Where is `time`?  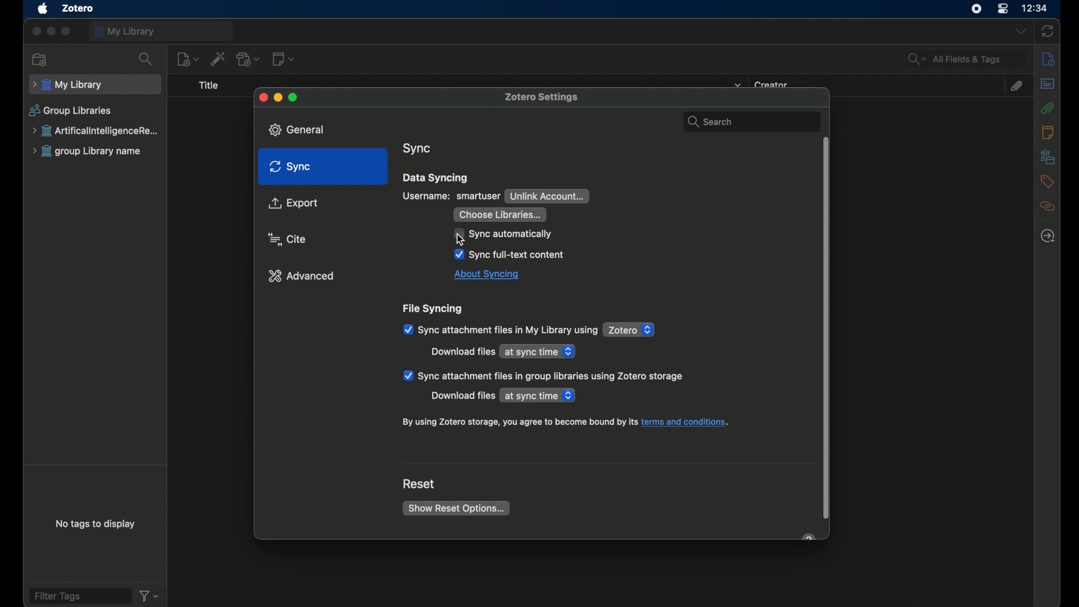
time is located at coordinates (1035, 8).